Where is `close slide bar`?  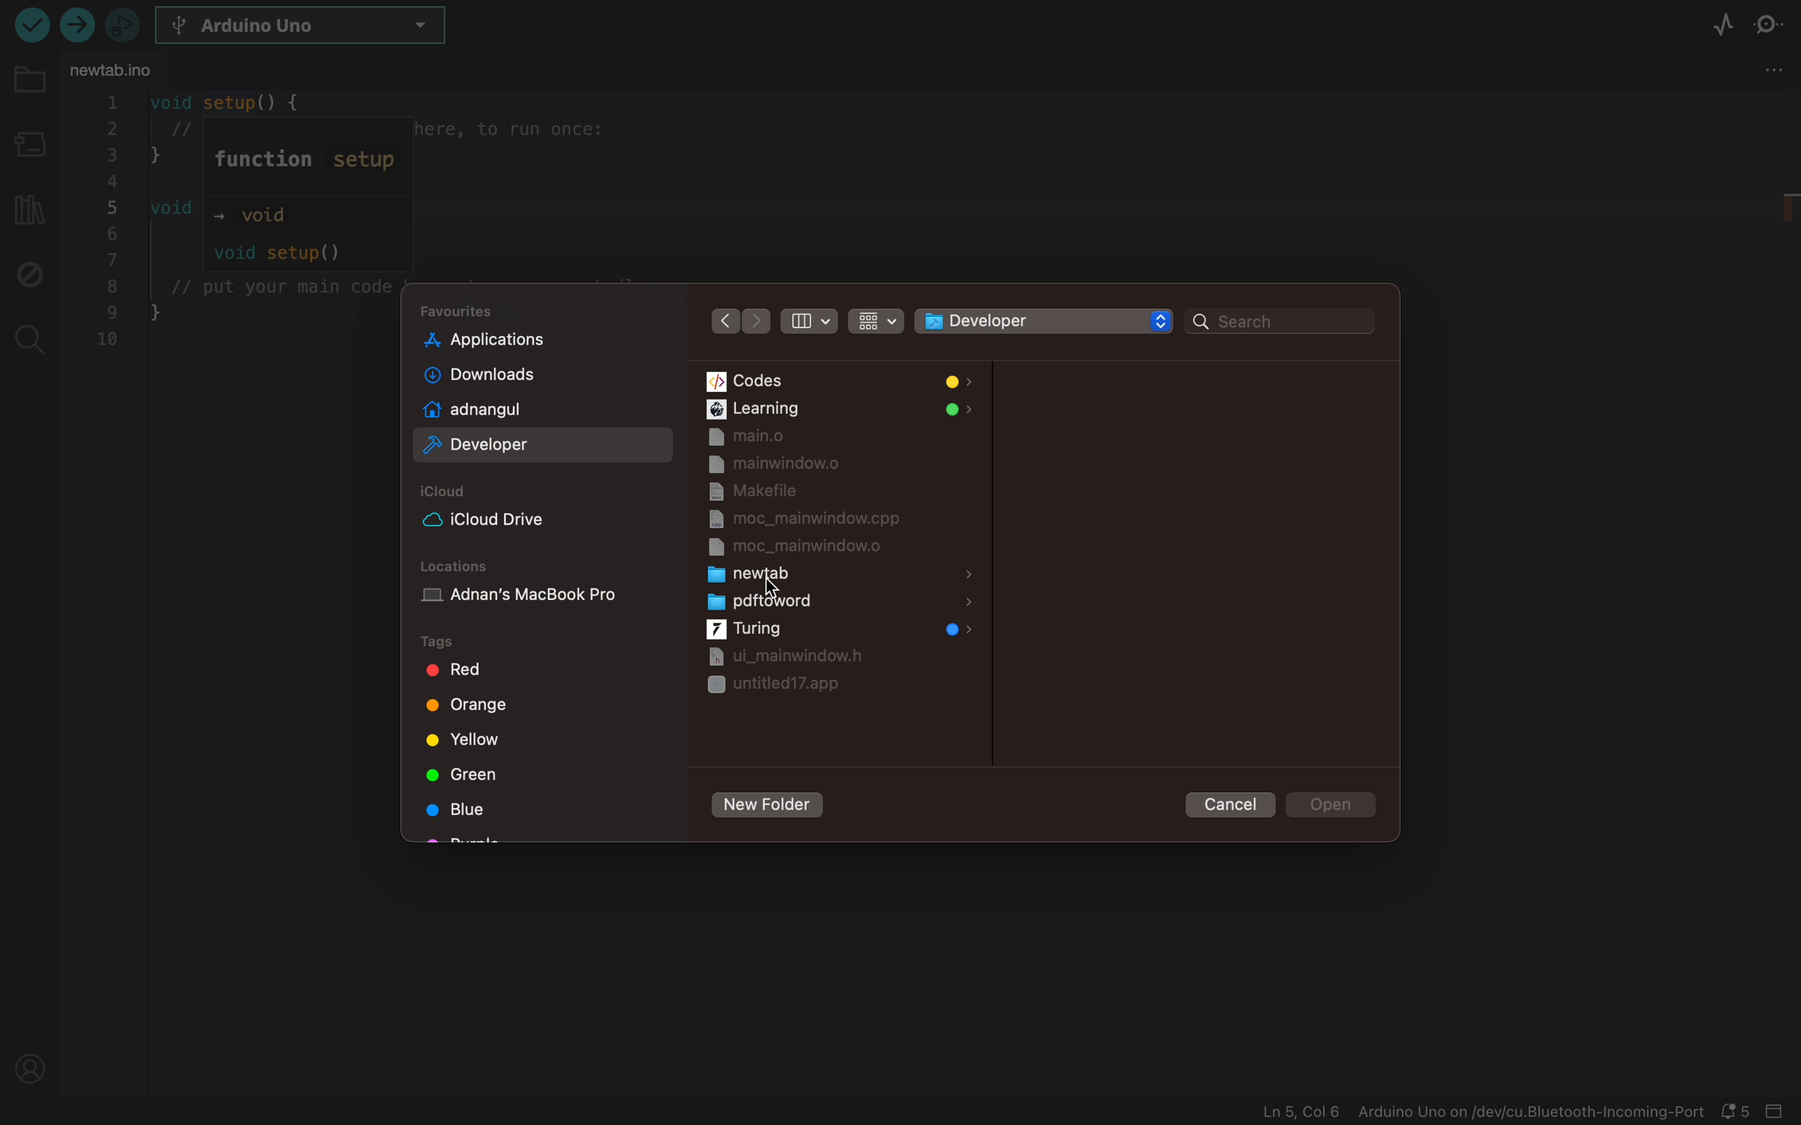 close slide bar is located at coordinates (1779, 1112).